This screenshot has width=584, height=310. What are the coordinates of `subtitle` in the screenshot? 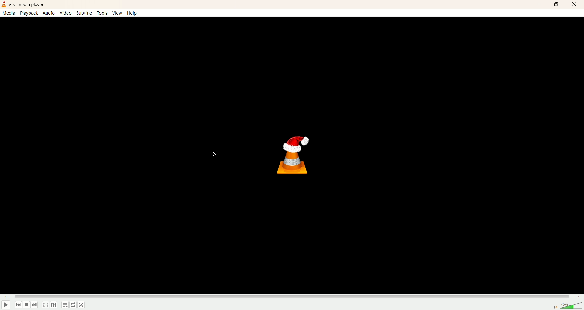 It's located at (84, 12).